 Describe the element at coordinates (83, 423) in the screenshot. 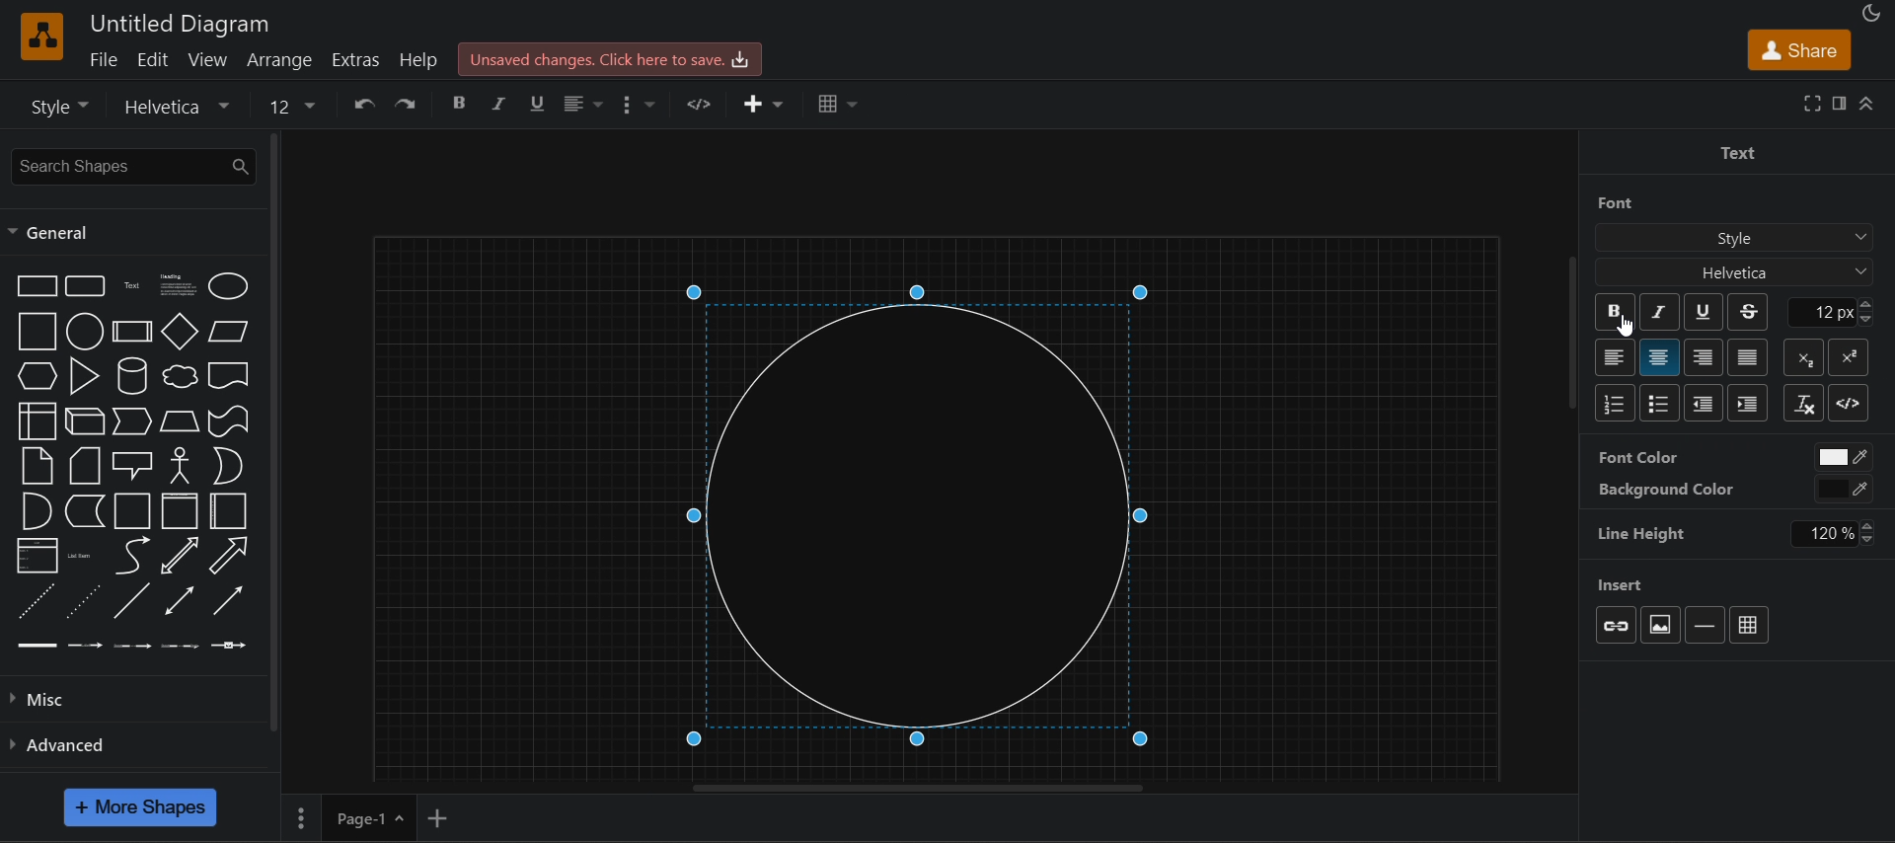

I see `cube` at that location.